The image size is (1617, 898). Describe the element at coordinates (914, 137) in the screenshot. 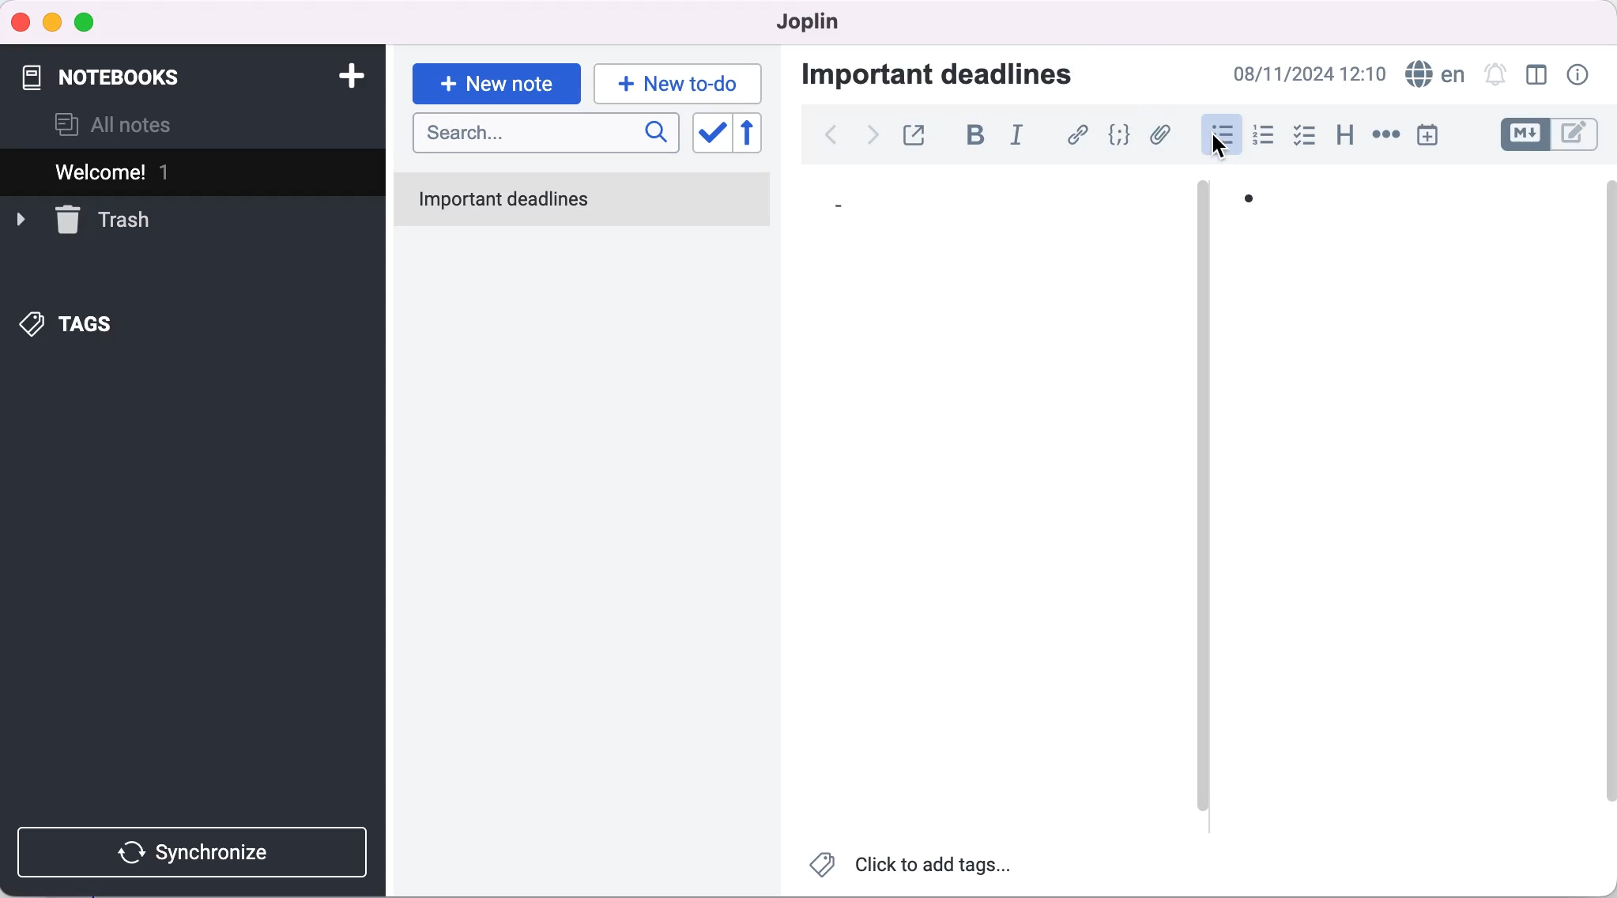

I see `toggle external editing` at that location.